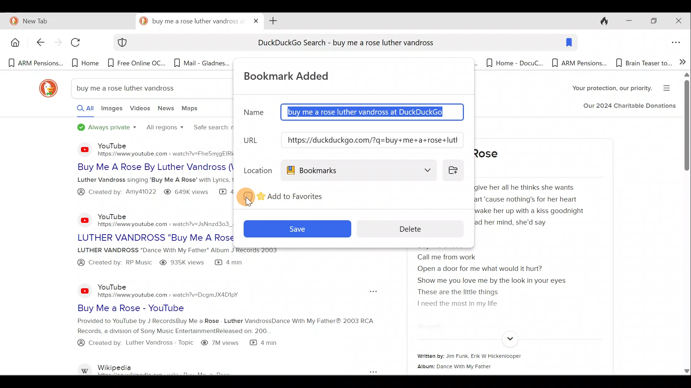 The width and height of the screenshot is (691, 388). Describe the element at coordinates (500, 275) in the screenshot. I see `Buy me a rose

Call me from work

Open a door for me what would it hurt?

Show me you love me by the look in your eyes
ad These are the little things

| need the most in my life` at that location.